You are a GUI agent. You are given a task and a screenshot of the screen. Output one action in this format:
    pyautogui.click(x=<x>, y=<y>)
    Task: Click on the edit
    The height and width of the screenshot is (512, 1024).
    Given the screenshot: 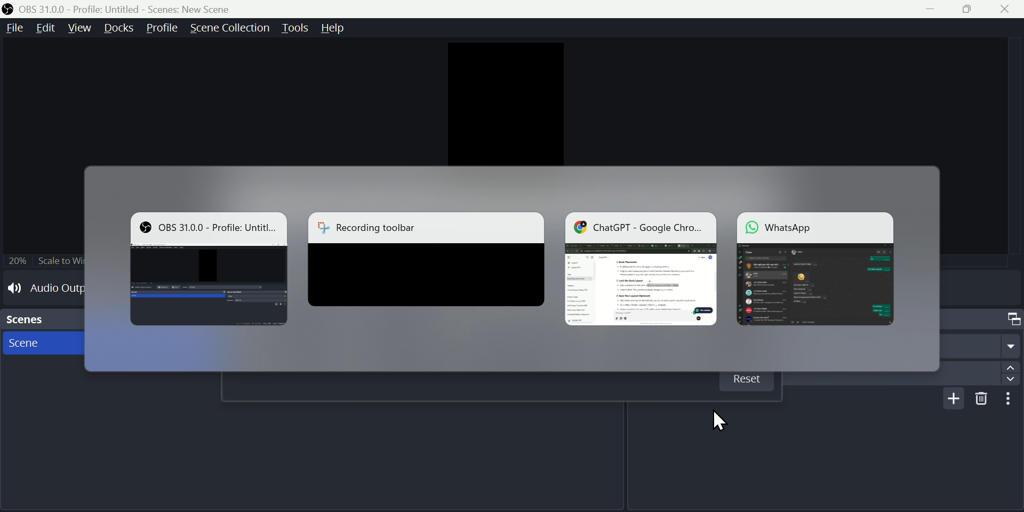 What is the action you would take?
    pyautogui.click(x=45, y=27)
    